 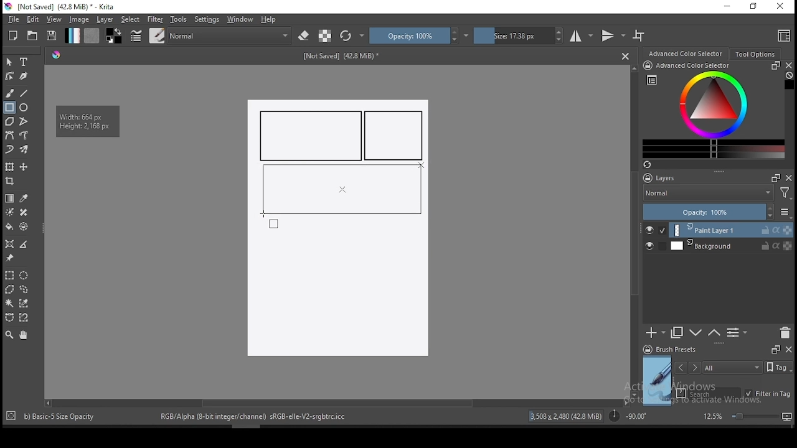 I want to click on transform a layer or a selection, so click(x=9, y=166).